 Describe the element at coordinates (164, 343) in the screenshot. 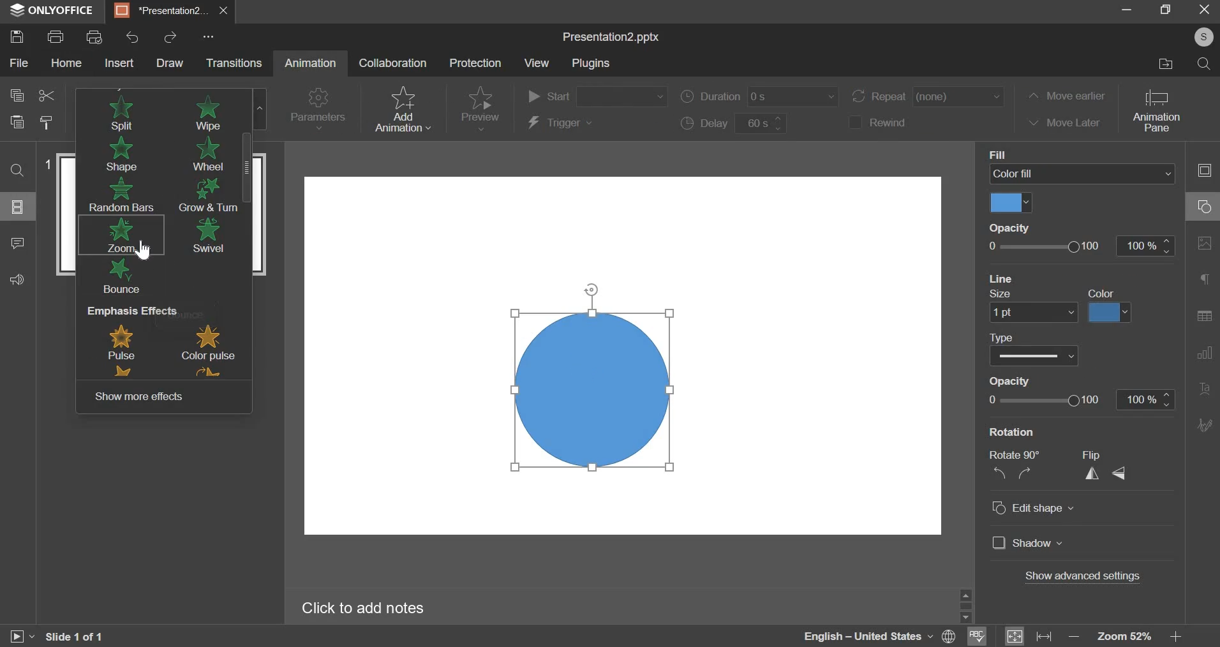

I see `emphasis effects` at that location.